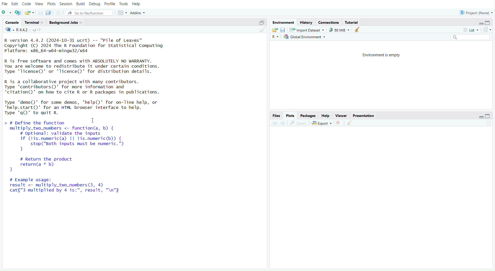 The height and width of the screenshot is (271, 495). Describe the element at coordinates (9, 31) in the screenshot. I see `R` at that location.